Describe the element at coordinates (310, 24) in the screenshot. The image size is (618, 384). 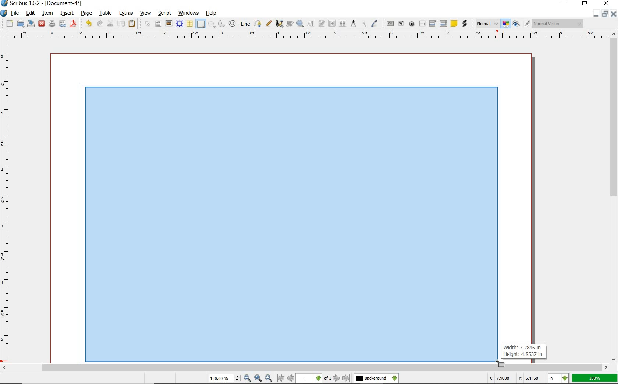
I see `edit contents of frame` at that location.